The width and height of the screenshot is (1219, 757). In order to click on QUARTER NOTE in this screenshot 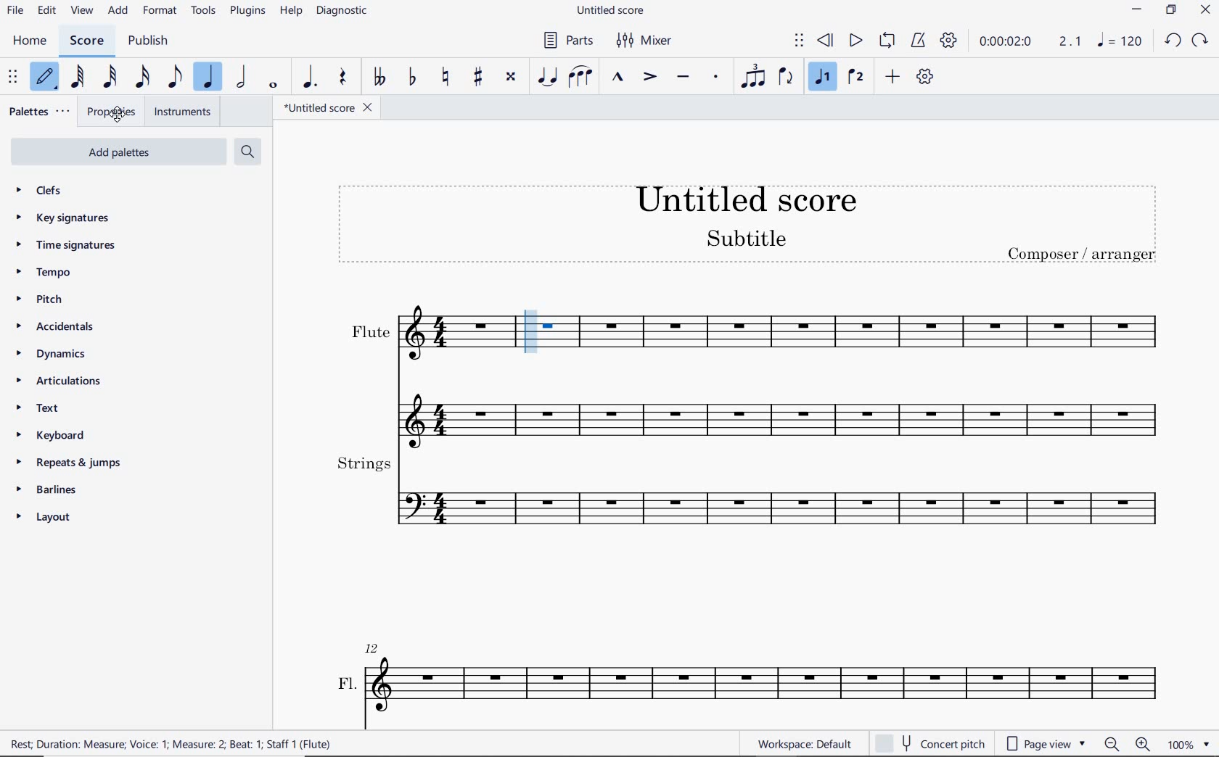, I will do `click(210, 78)`.